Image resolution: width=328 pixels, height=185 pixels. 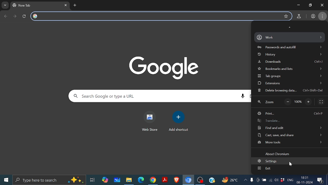 What do you see at coordinates (305, 180) in the screenshot?
I see `time and date` at bounding box center [305, 180].